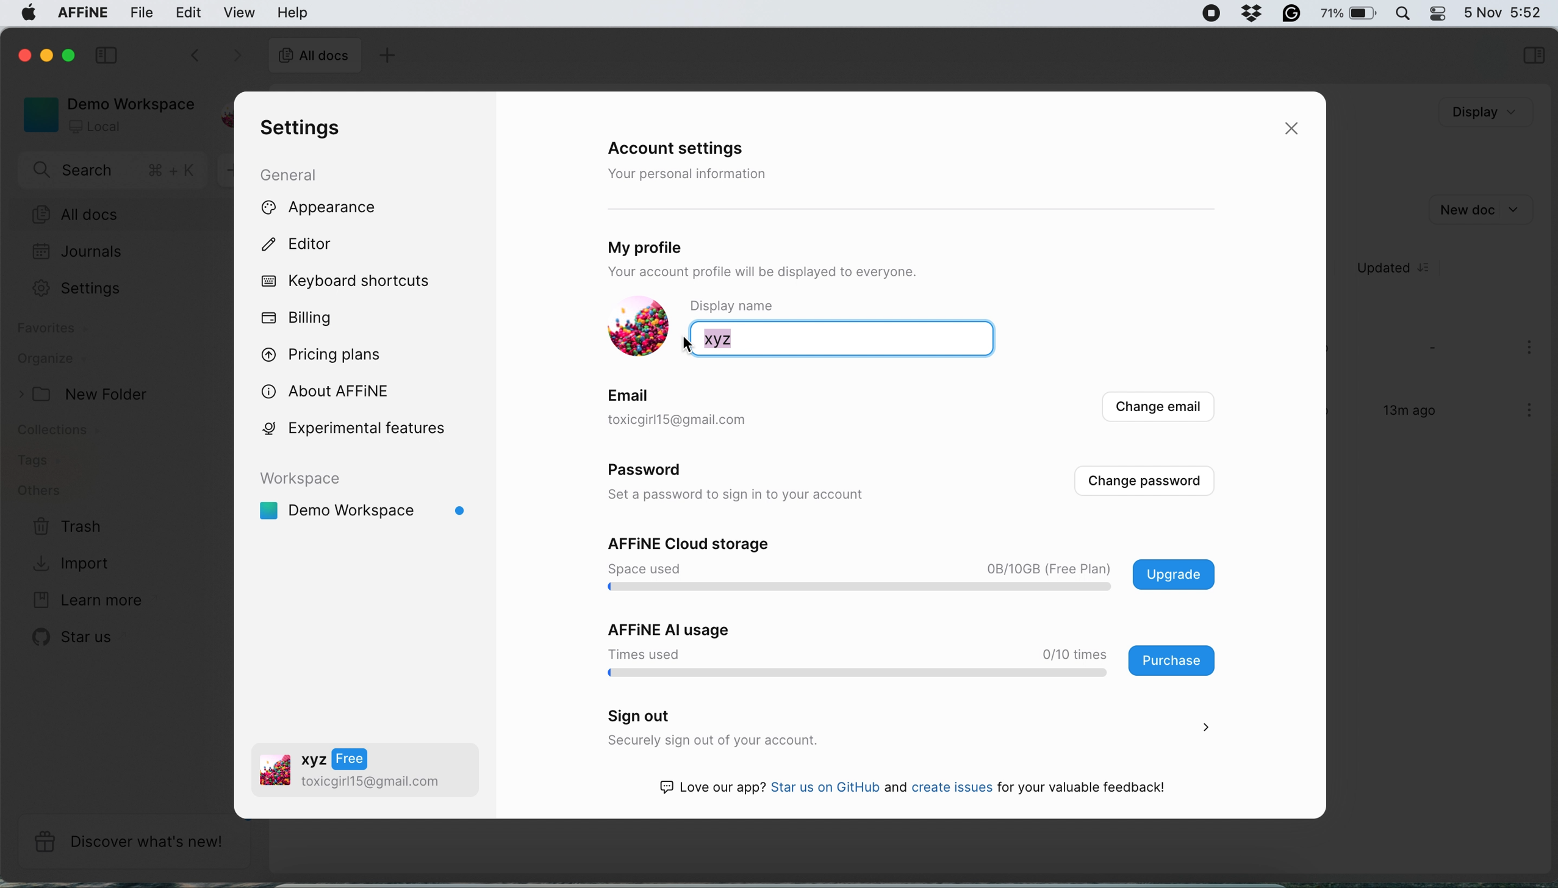  Describe the element at coordinates (700, 421) in the screenshot. I see `toxicgirl1S@gmail.com` at that location.